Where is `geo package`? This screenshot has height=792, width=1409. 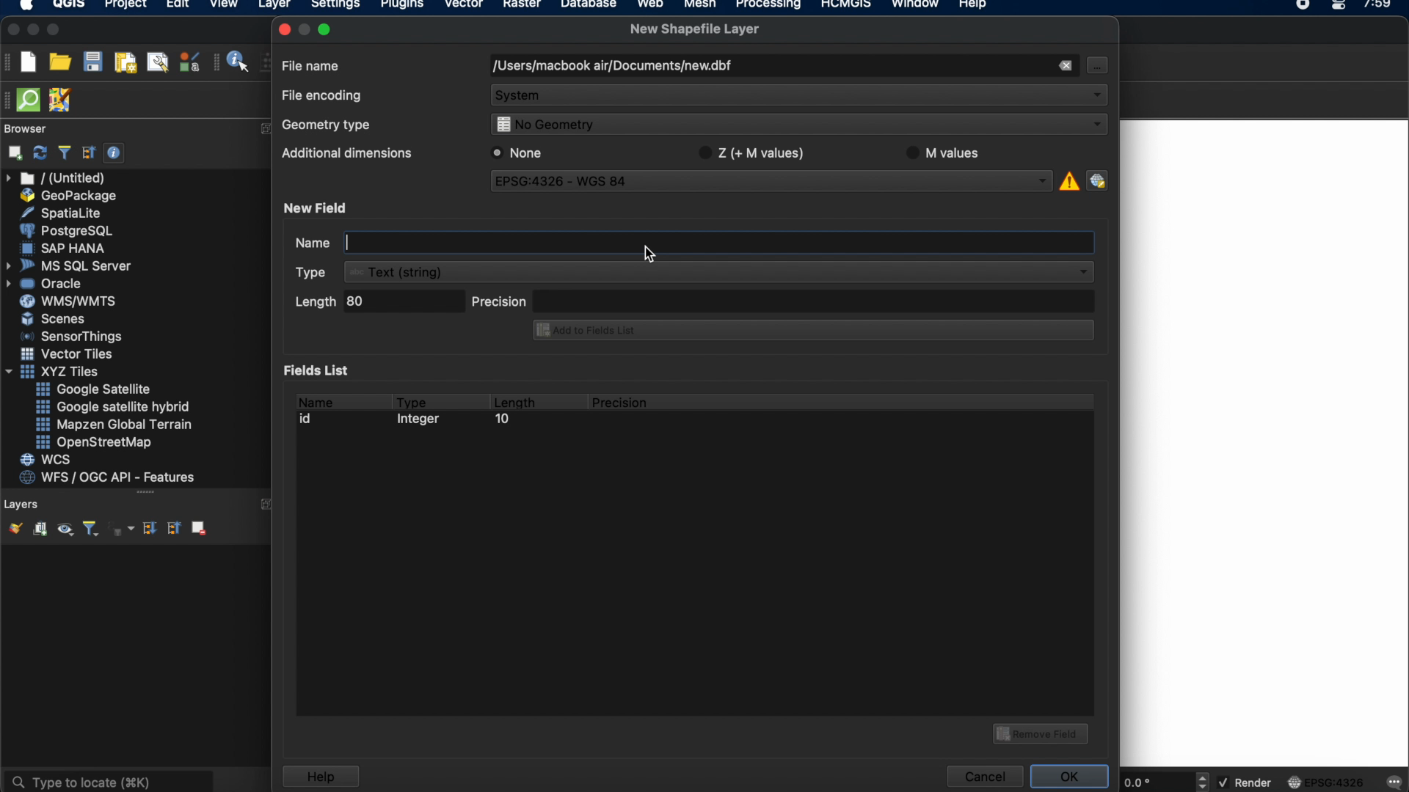 geo package is located at coordinates (67, 196).